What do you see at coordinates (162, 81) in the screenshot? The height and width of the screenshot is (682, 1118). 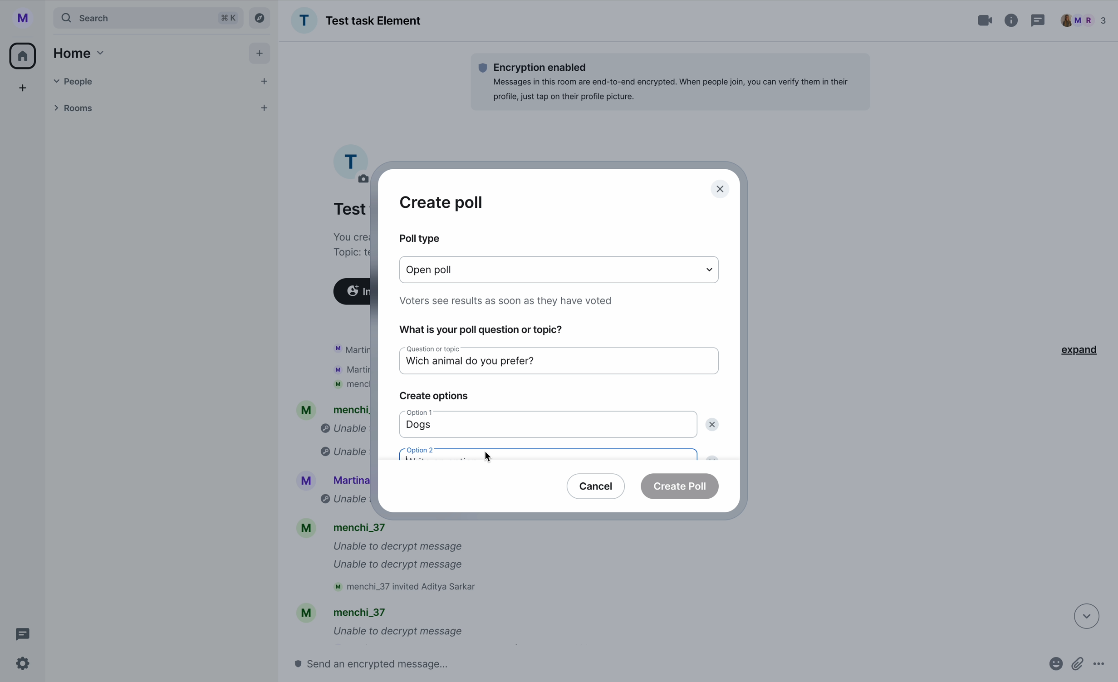 I see `people tab` at bounding box center [162, 81].